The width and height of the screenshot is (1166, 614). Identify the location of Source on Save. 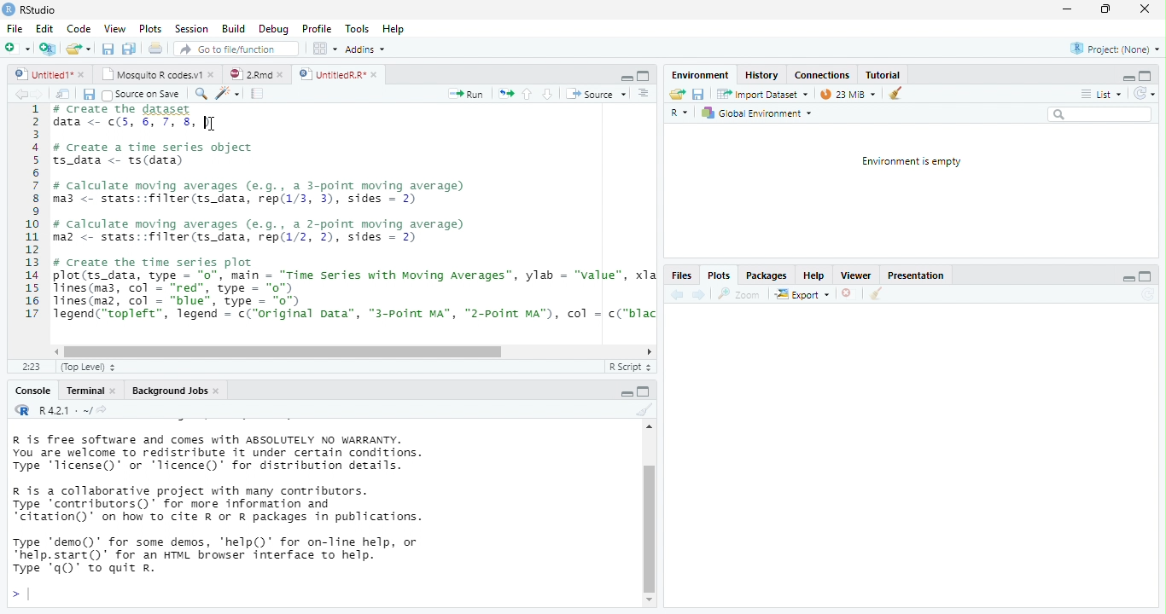
(140, 95).